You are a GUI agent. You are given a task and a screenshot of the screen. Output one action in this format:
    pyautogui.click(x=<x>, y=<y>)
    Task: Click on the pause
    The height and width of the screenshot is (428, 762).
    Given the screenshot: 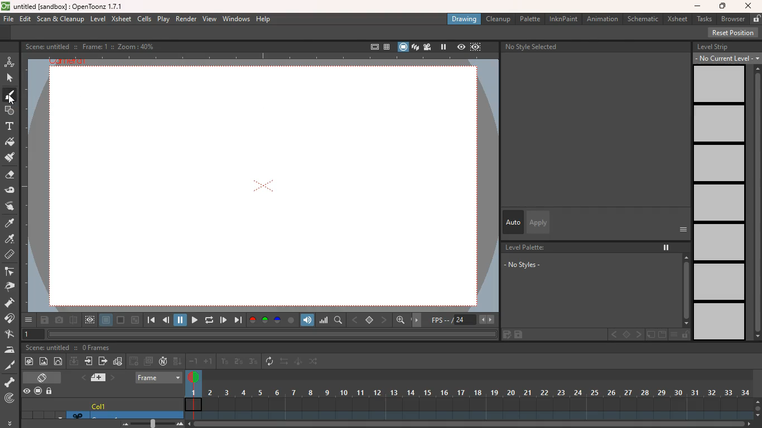 What is the action you would take?
    pyautogui.click(x=443, y=47)
    